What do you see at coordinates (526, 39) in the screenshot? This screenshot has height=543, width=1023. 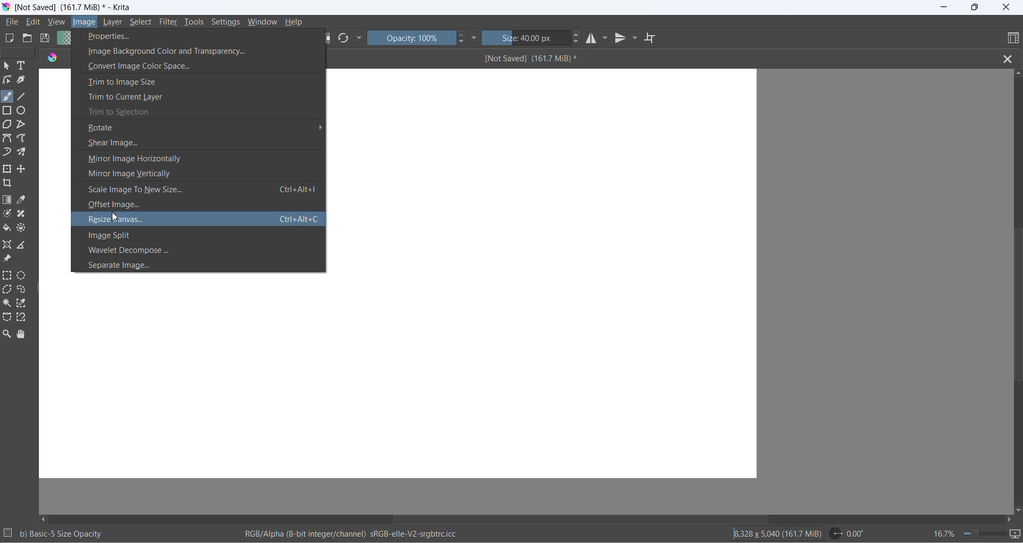 I see `size` at bounding box center [526, 39].